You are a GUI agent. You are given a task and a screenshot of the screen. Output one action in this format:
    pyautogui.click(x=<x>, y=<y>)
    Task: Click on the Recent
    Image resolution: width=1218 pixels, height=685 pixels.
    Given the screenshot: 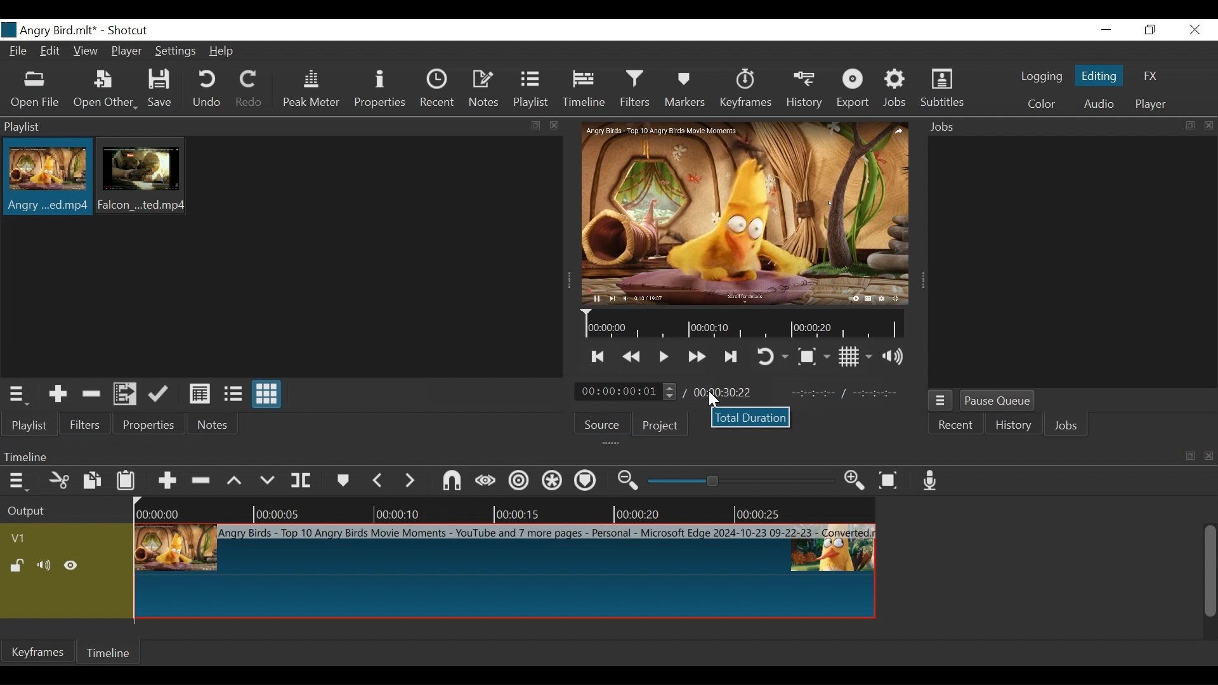 What is the action you would take?
    pyautogui.click(x=955, y=426)
    